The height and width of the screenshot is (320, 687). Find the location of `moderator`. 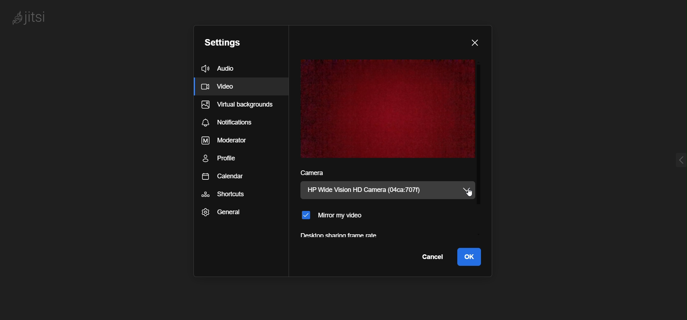

moderator is located at coordinates (230, 141).